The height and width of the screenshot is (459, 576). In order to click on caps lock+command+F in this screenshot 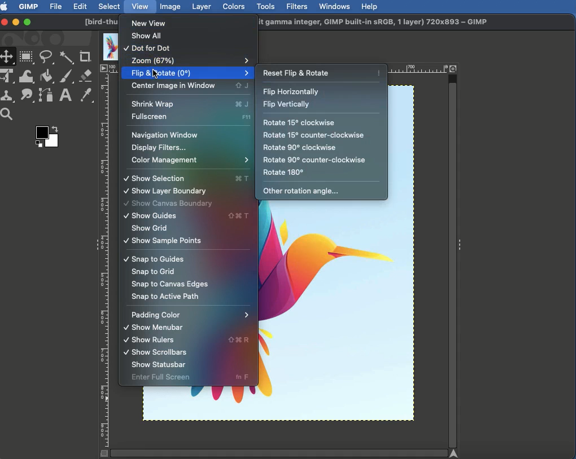, I will do `click(241, 341)`.